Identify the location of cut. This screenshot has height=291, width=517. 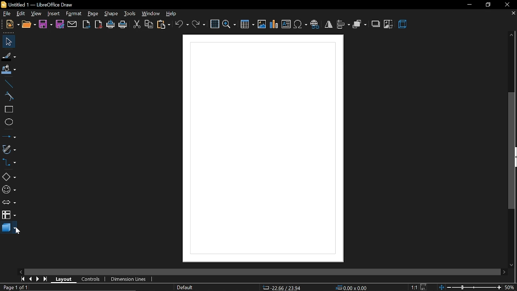
(137, 23).